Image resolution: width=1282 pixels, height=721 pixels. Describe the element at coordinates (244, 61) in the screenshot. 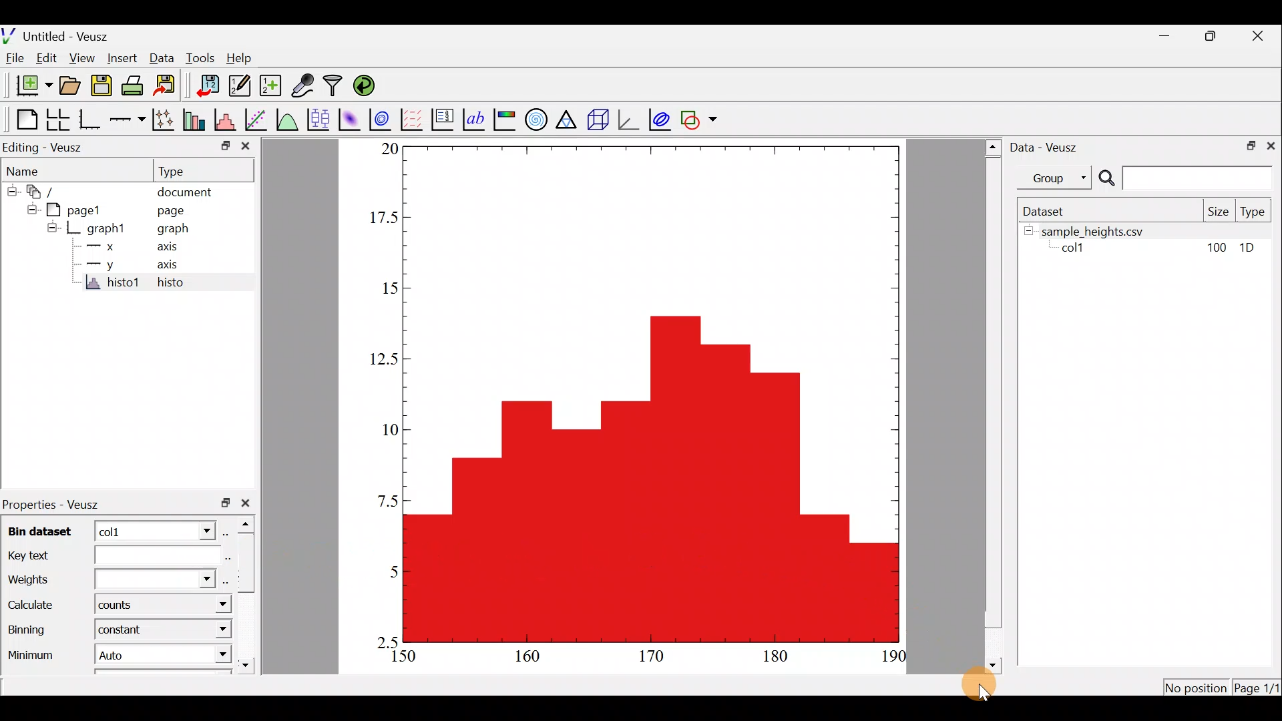

I see `Help` at that location.